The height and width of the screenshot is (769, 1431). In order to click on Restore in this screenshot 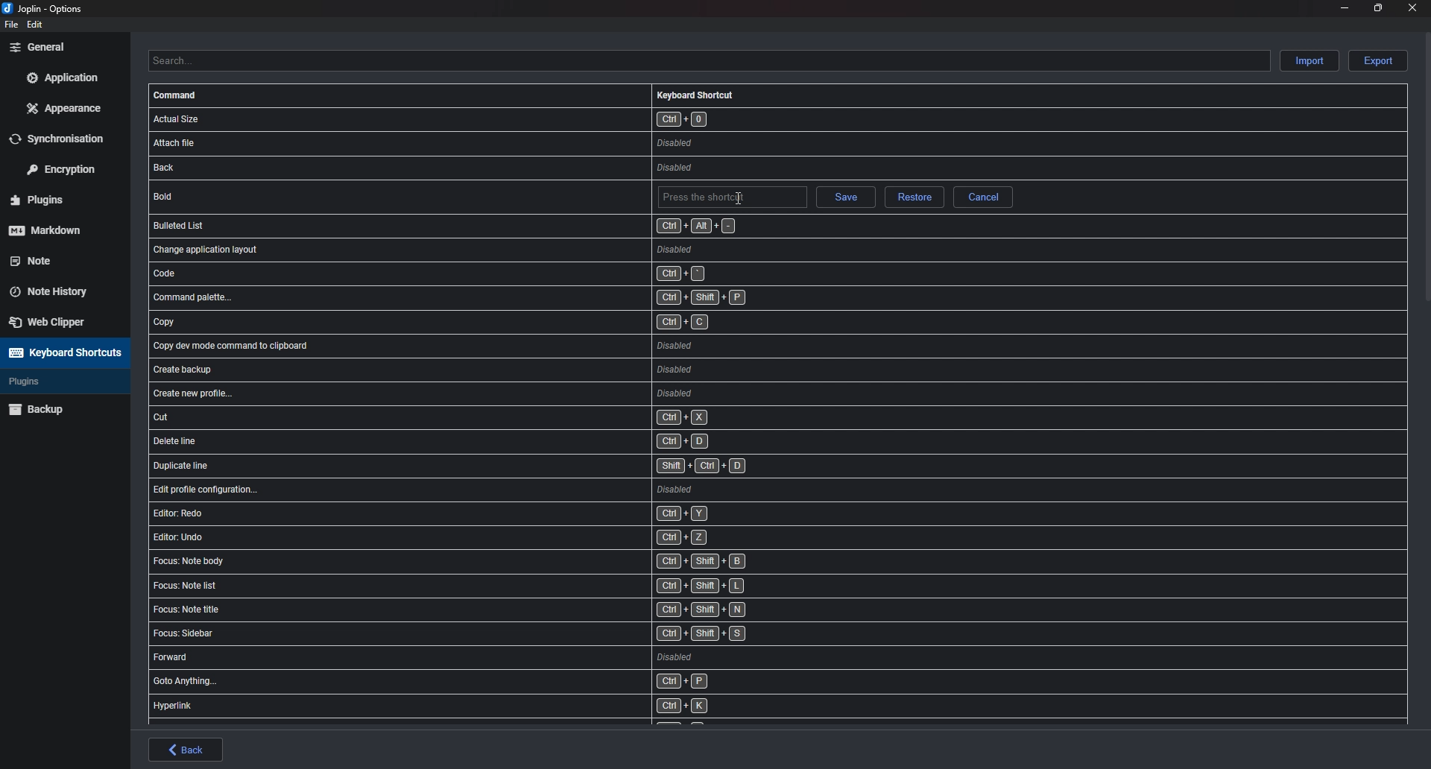, I will do `click(913, 198)`.